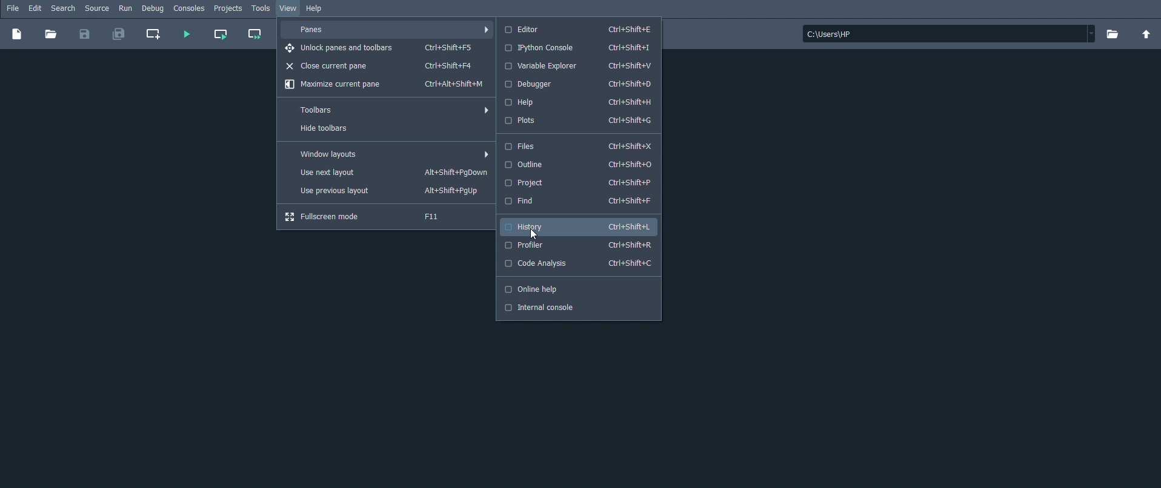 Image resolution: width=1161 pixels, height=488 pixels. What do you see at coordinates (153, 8) in the screenshot?
I see `Debug` at bounding box center [153, 8].